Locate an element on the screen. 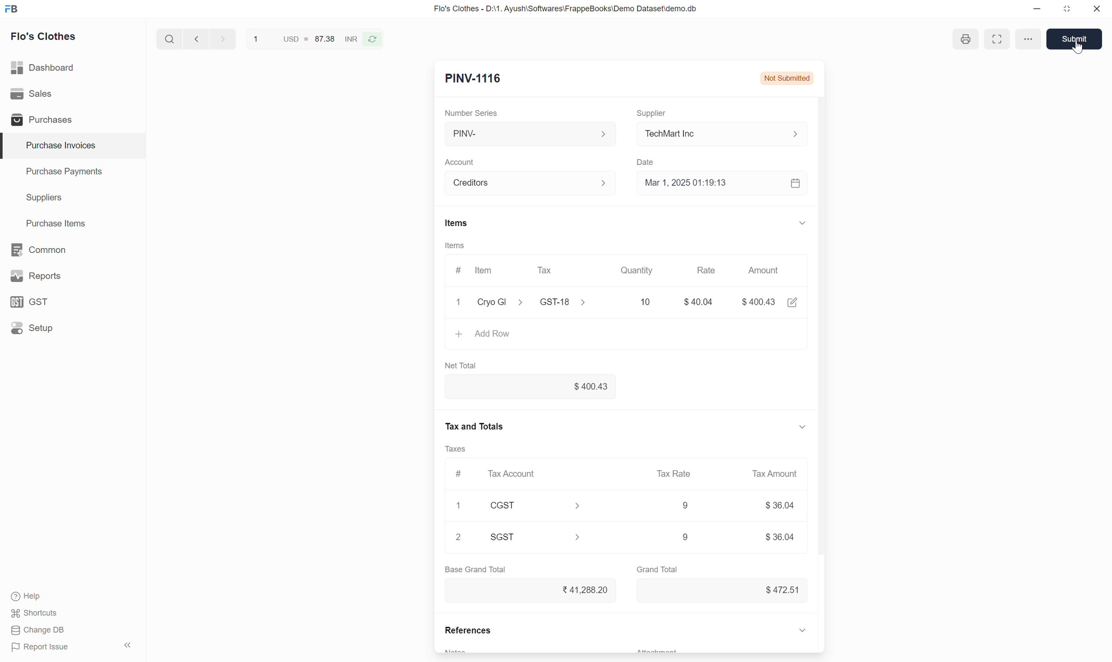 This screenshot has height=662, width=1112. $40.04 is located at coordinates (702, 302).